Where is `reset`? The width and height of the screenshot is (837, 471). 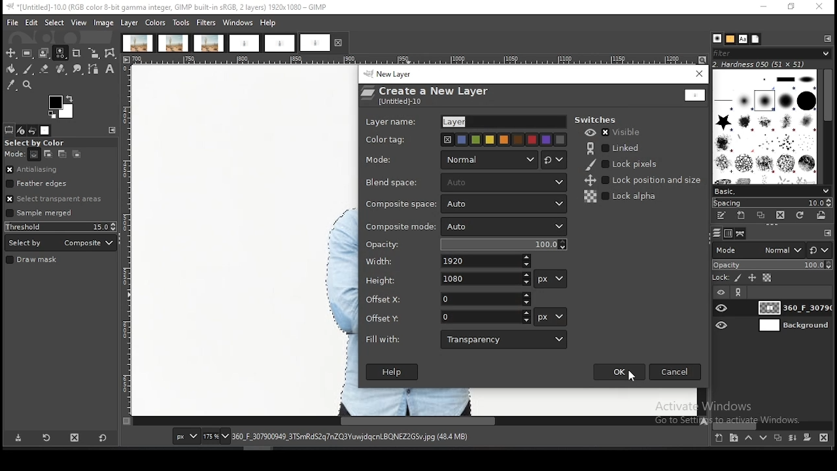
reset is located at coordinates (555, 160).